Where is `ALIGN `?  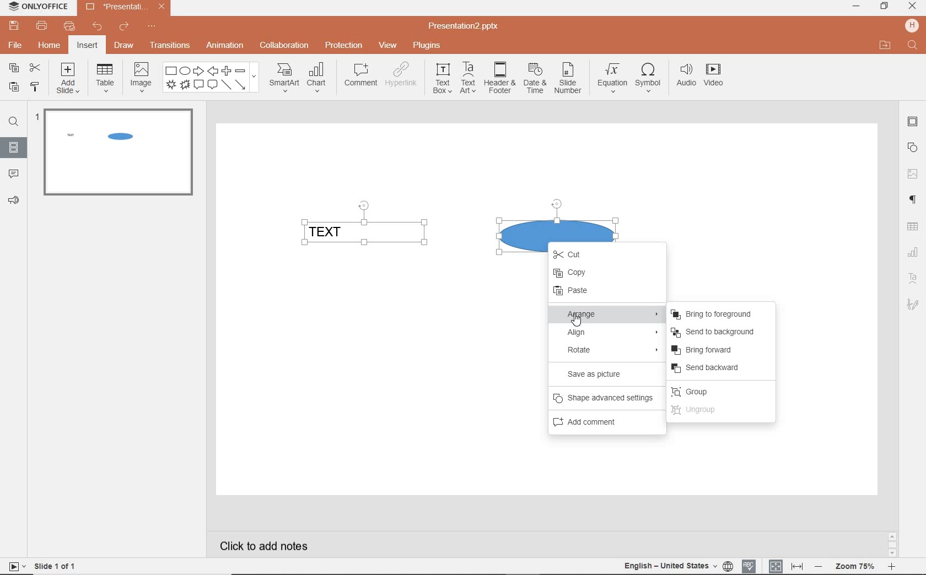 ALIGN  is located at coordinates (607, 332).